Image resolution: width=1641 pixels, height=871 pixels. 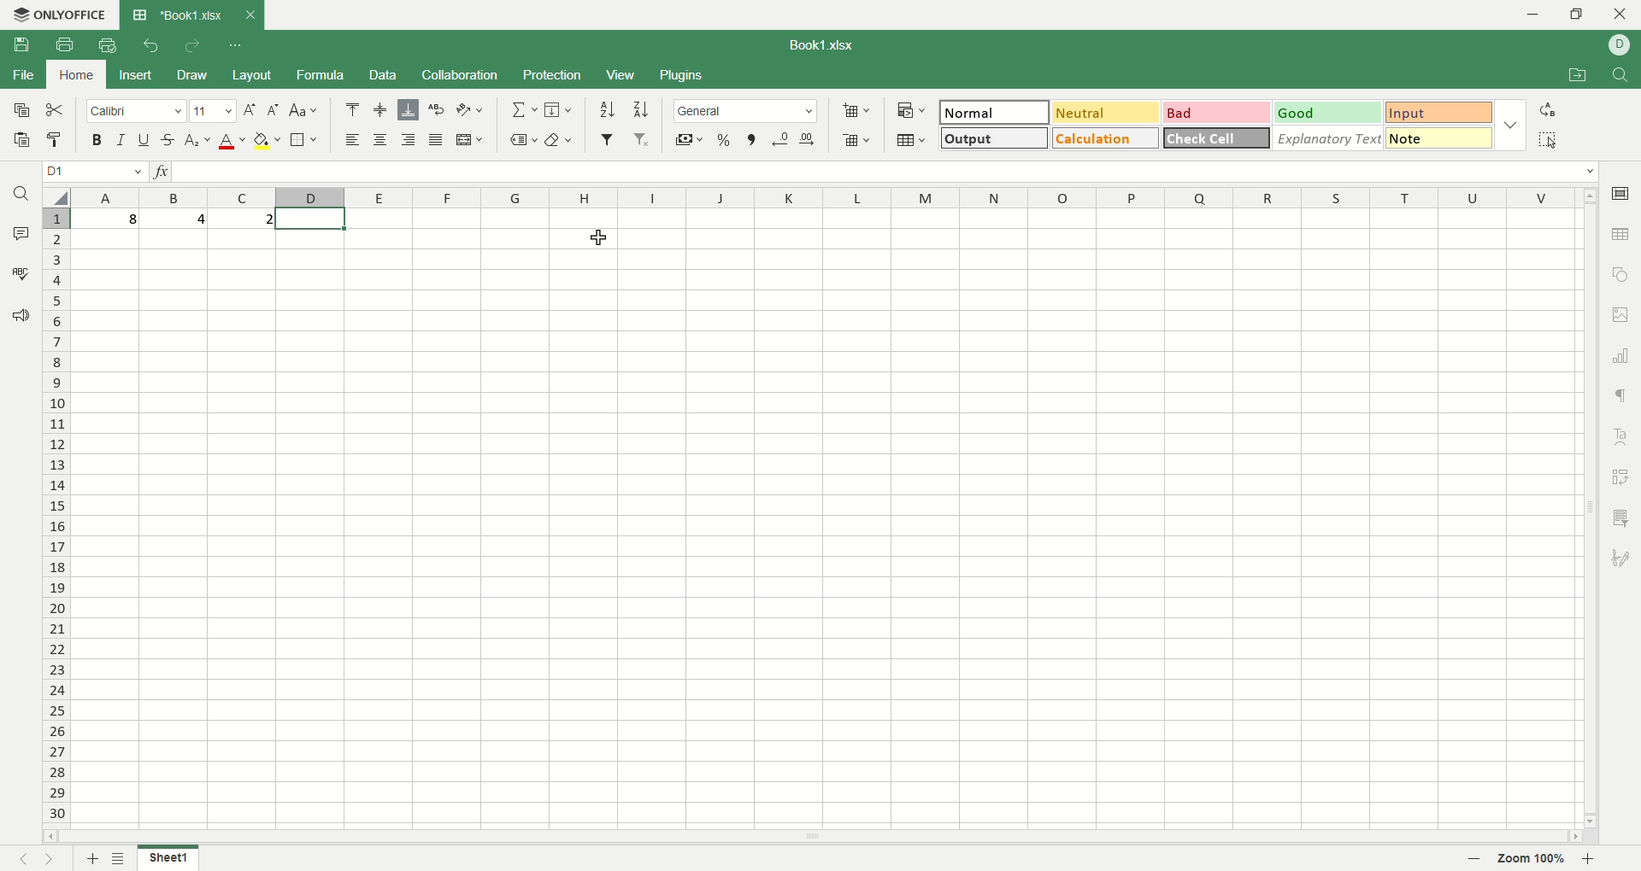 What do you see at coordinates (250, 109) in the screenshot?
I see `increase font size` at bounding box center [250, 109].